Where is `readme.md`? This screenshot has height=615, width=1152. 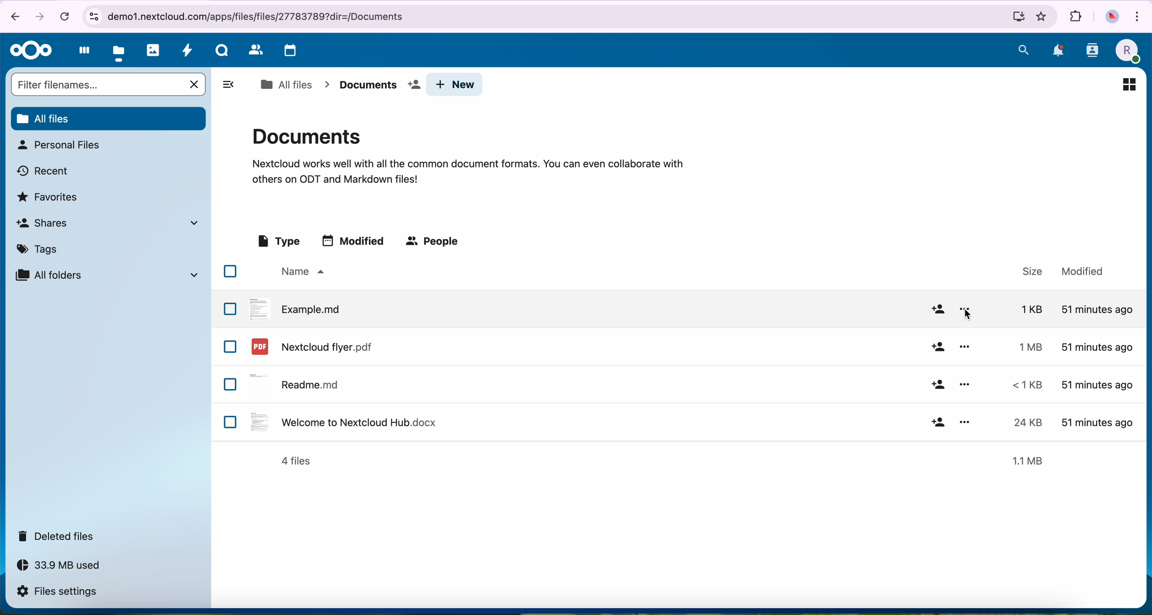 readme.md is located at coordinates (297, 382).